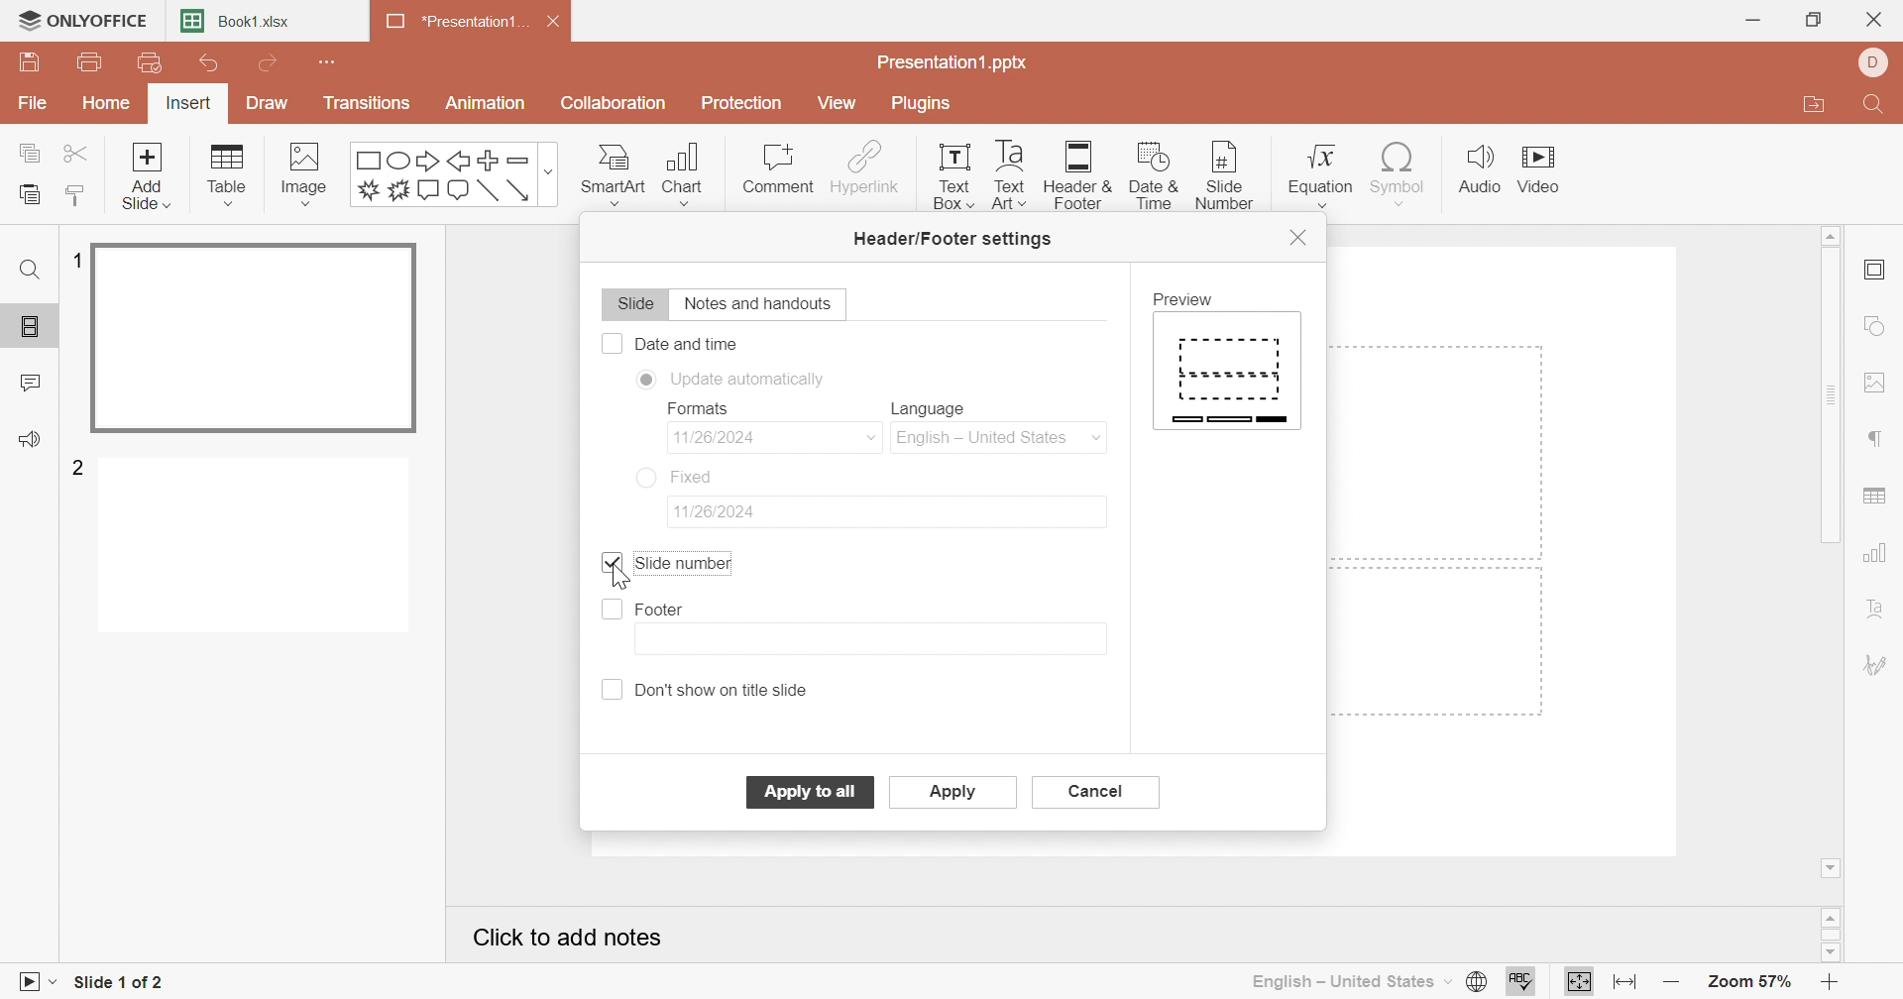 This screenshot has height=999, width=1903. Describe the element at coordinates (836, 102) in the screenshot. I see `View` at that location.